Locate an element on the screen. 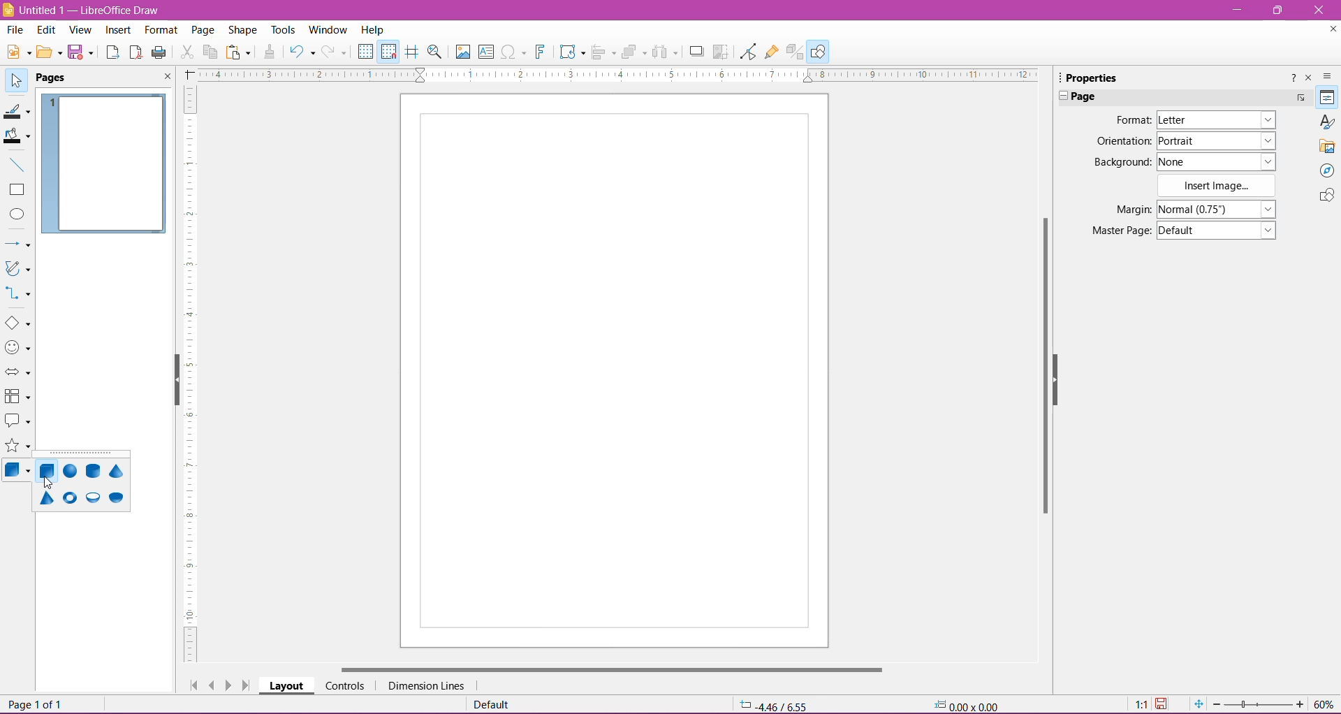 This screenshot has width=1341, height=714. File is located at coordinates (15, 29).